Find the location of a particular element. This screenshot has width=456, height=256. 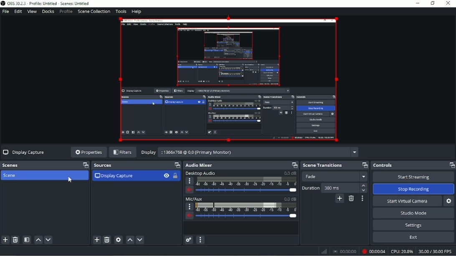

Scale is located at coordinates (247, 181).